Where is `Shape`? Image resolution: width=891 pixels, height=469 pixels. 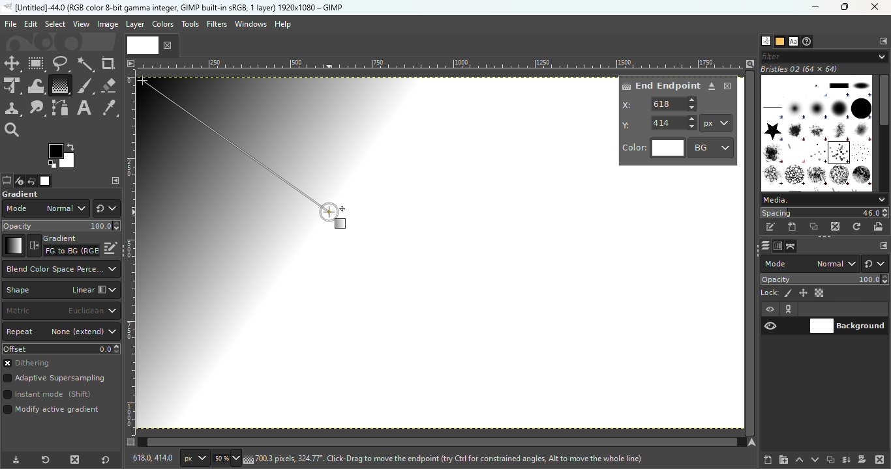
Shape is located at coordinates (61, 290).